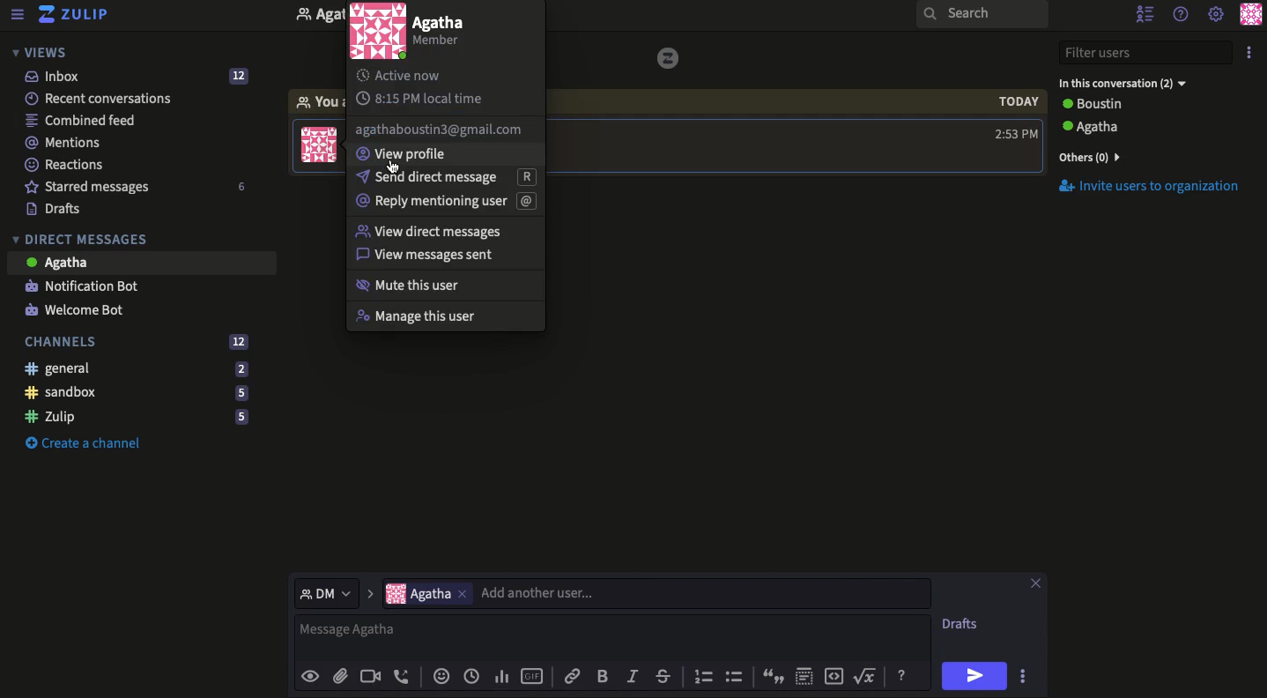 This screenshot has width=1267, height=698. Describe the element at coordinates (444, 200) in the screenshot. I see `Mention` at that location.